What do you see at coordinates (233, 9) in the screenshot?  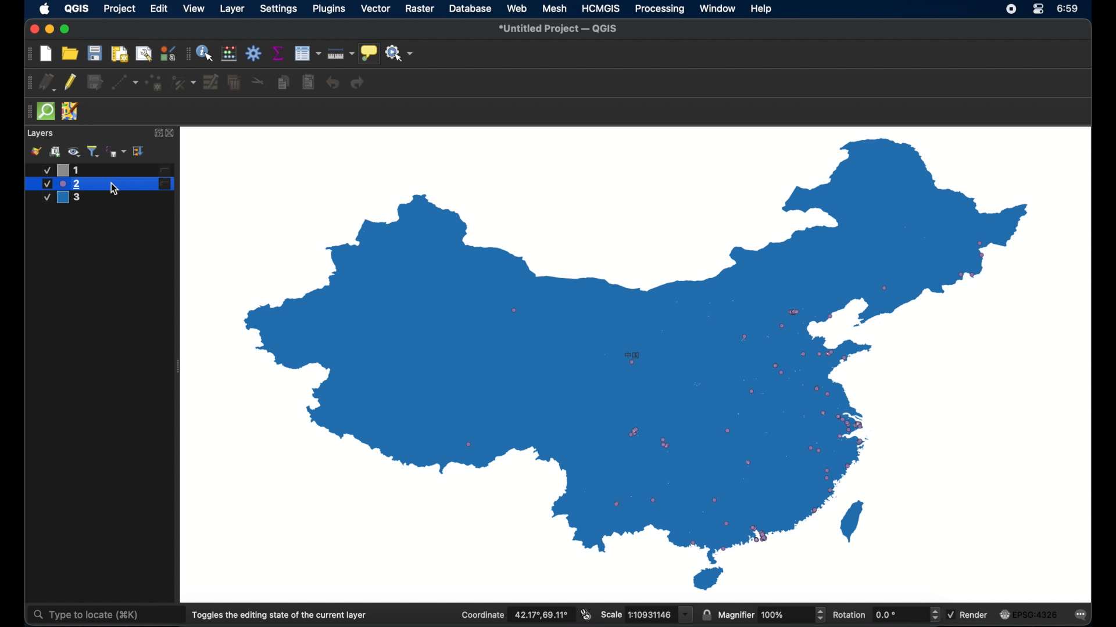 I see `layer` at bounding box center [233, 9].